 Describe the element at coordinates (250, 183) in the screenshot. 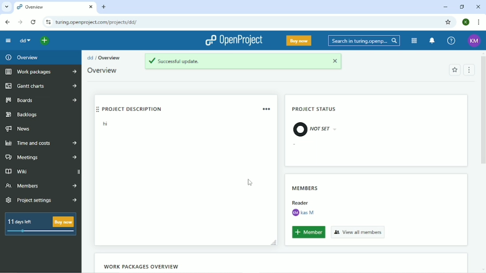

I see `Cursor` at that location.